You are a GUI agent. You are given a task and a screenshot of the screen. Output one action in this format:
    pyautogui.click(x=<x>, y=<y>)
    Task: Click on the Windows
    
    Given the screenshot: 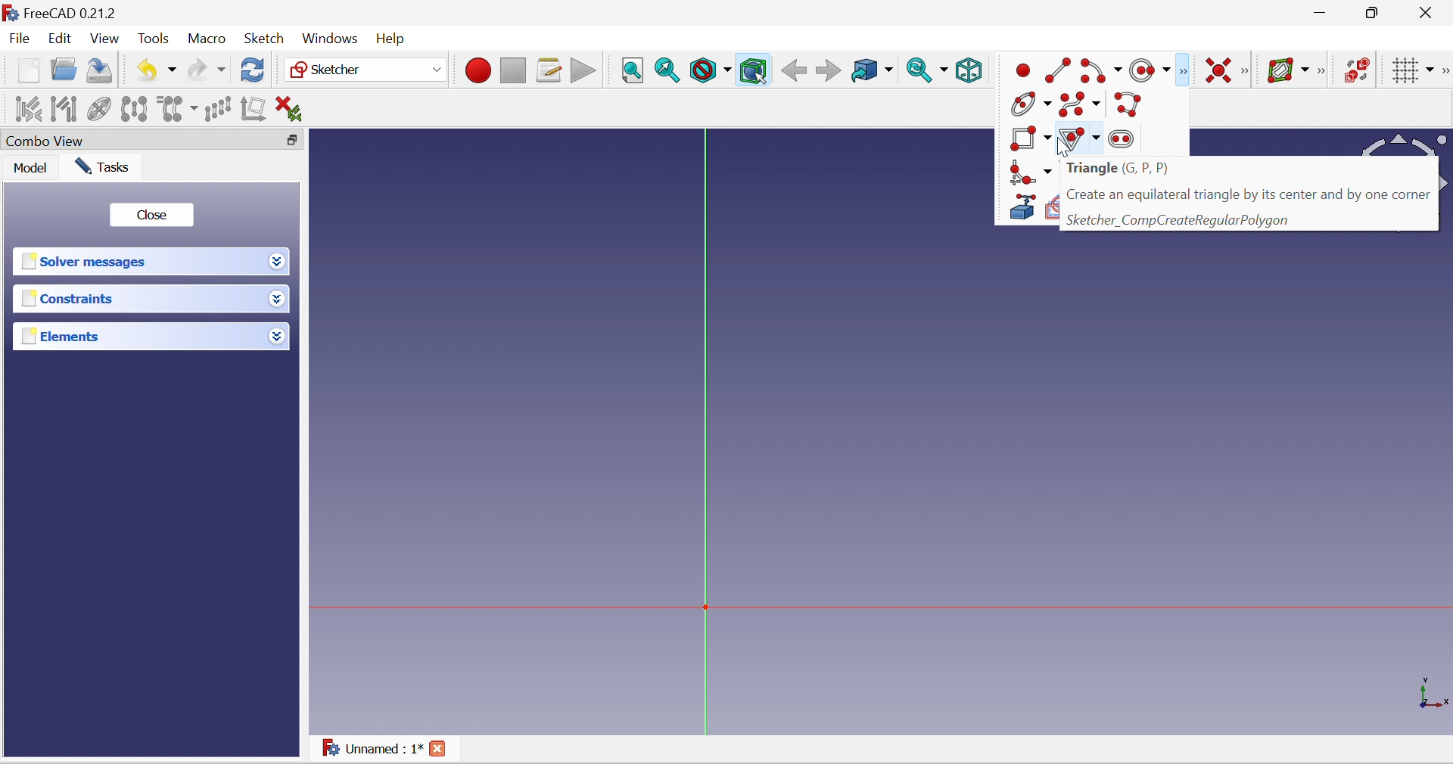 What is the action you would take?
    pyautogui.click(x=331, y=38)
    